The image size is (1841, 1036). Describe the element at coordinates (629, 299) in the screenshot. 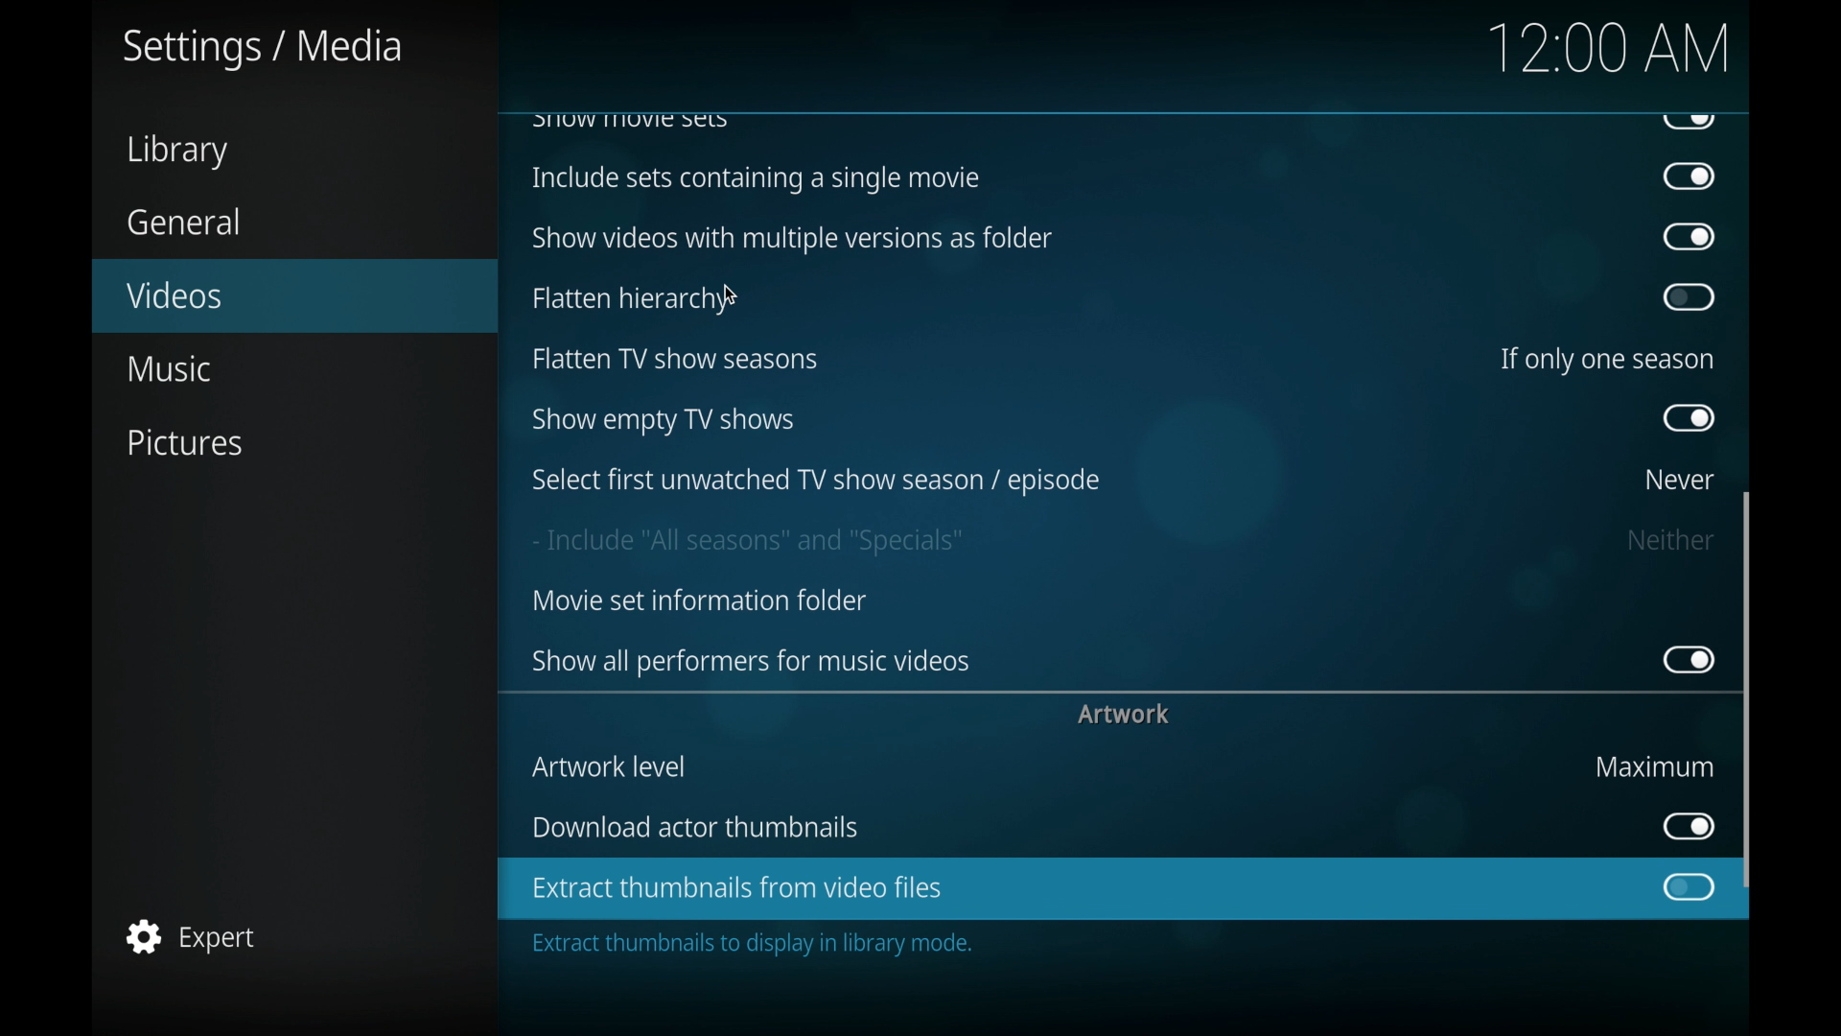

I see `flatten hierarchy` at that location.